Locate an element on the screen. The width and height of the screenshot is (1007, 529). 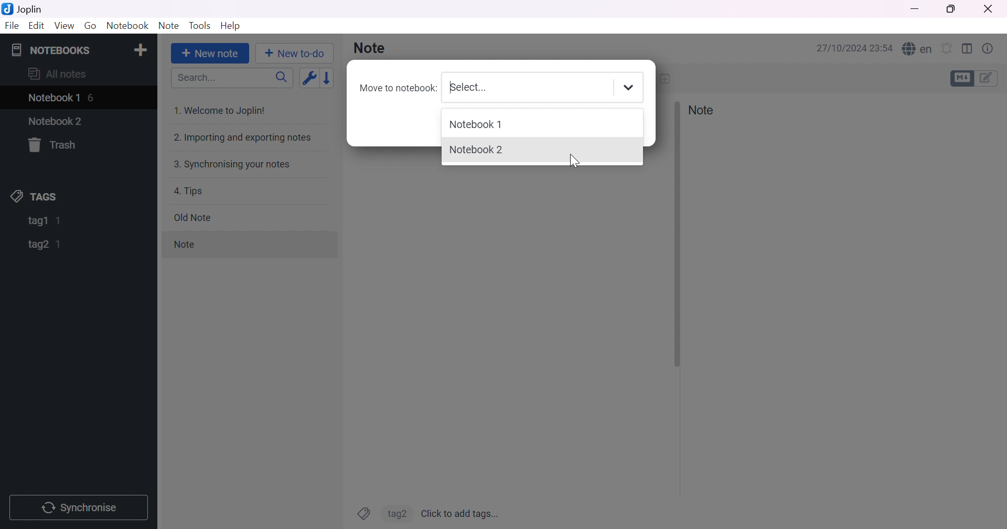
4. Tips is located at coordinates (188, 191).